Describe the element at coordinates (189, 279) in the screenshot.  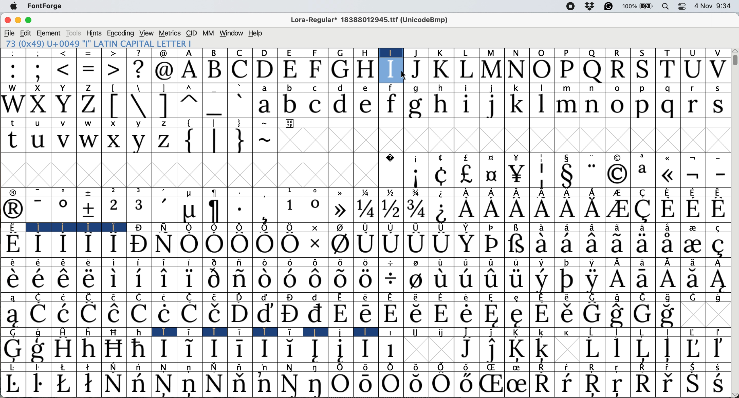
I see `Symbol` at that location.